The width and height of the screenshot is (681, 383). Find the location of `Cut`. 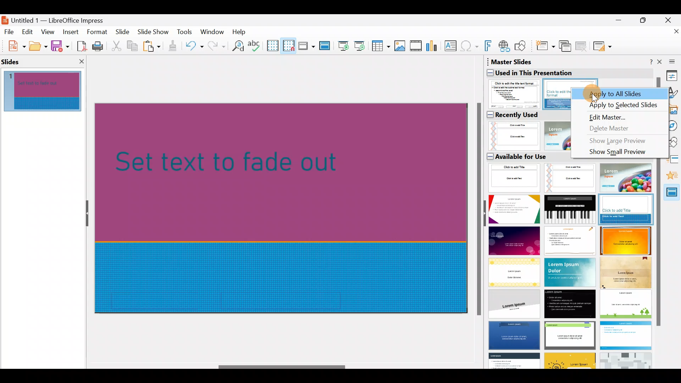

Cut is located at coordinates (117, 46).